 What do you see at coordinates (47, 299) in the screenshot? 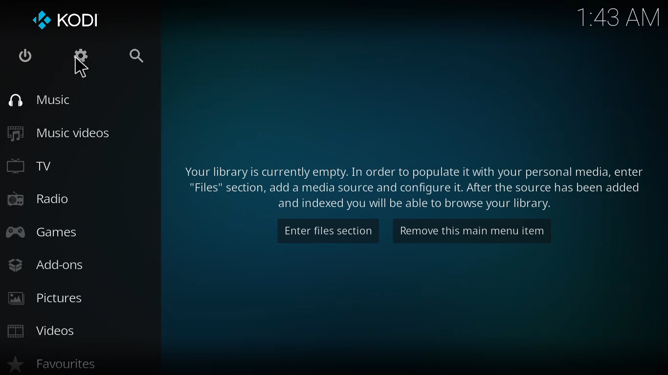
I see `pictures` at bounding box center [47, 299].